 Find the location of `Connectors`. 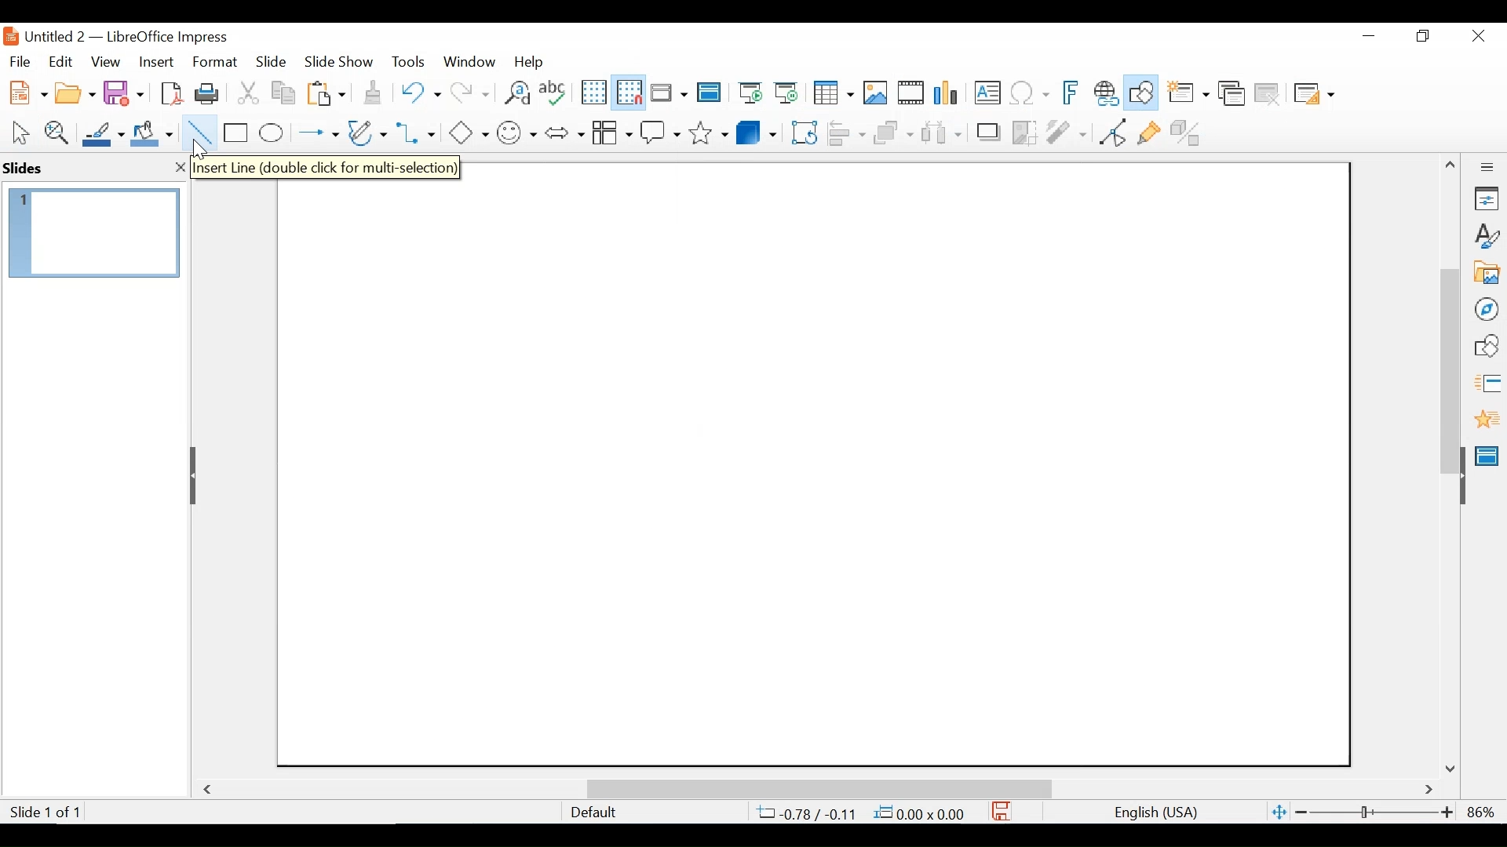

Connectors is located at coordinates (418, 133).